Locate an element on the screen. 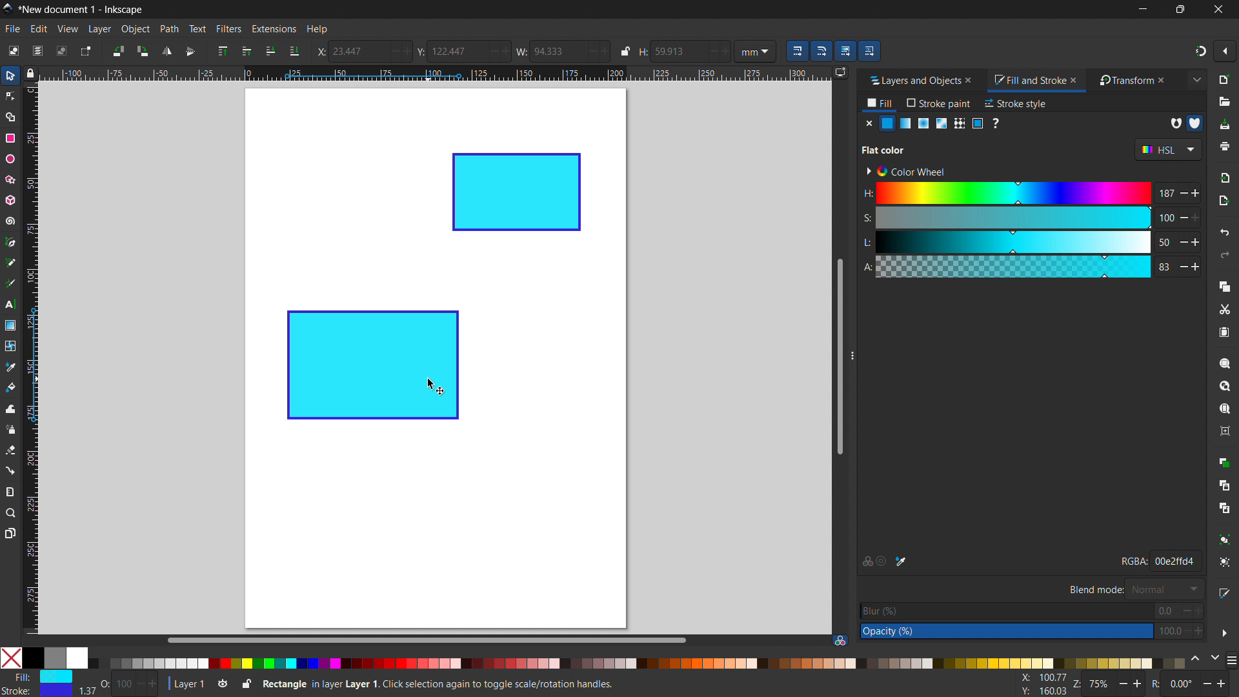 This screenshot has height=697, width=1239. zoom drawing is located at coordinates (1225, 386).